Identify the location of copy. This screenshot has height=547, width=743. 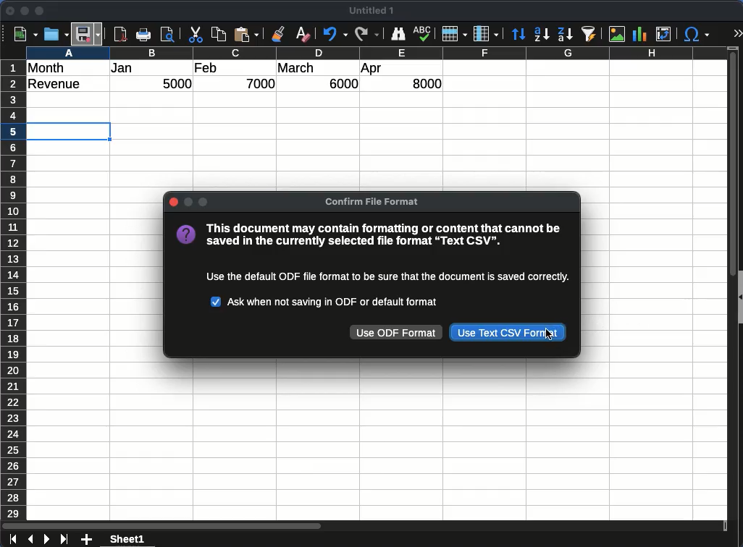
(219, 35).